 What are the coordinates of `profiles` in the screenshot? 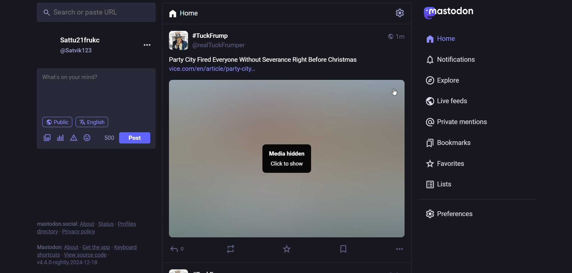 It's located at (130, 222).